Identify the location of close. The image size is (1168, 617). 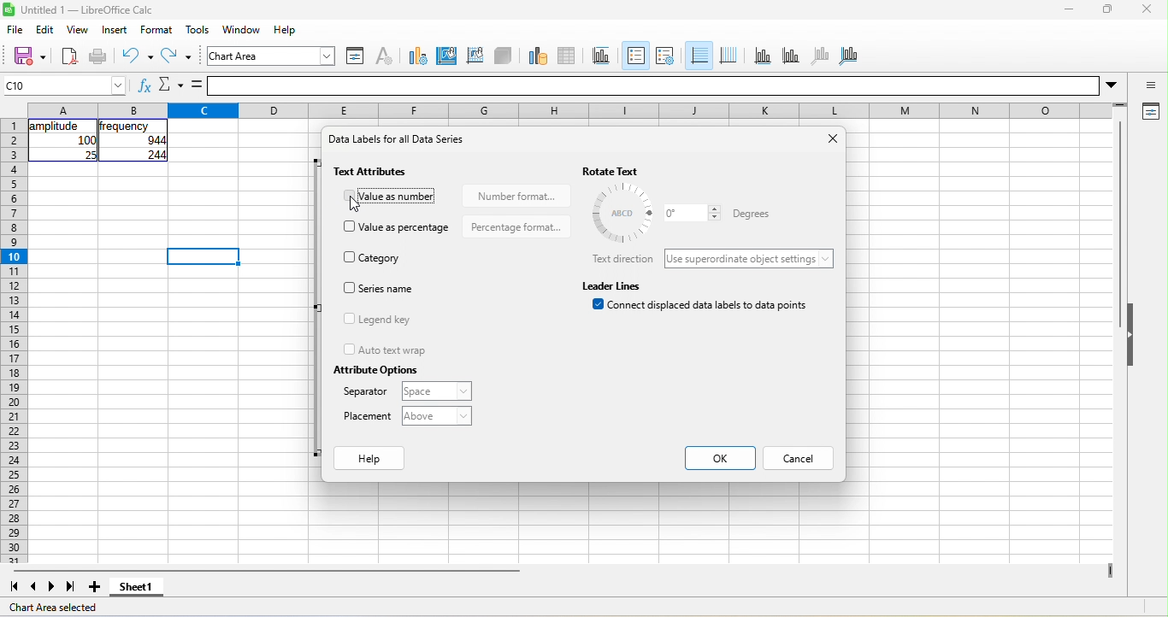
(830, 140).